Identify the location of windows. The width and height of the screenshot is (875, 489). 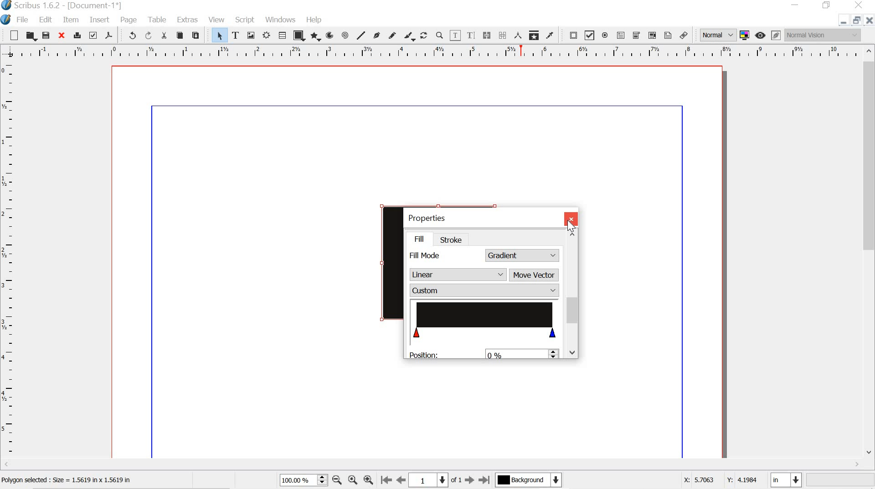
(281, 20).